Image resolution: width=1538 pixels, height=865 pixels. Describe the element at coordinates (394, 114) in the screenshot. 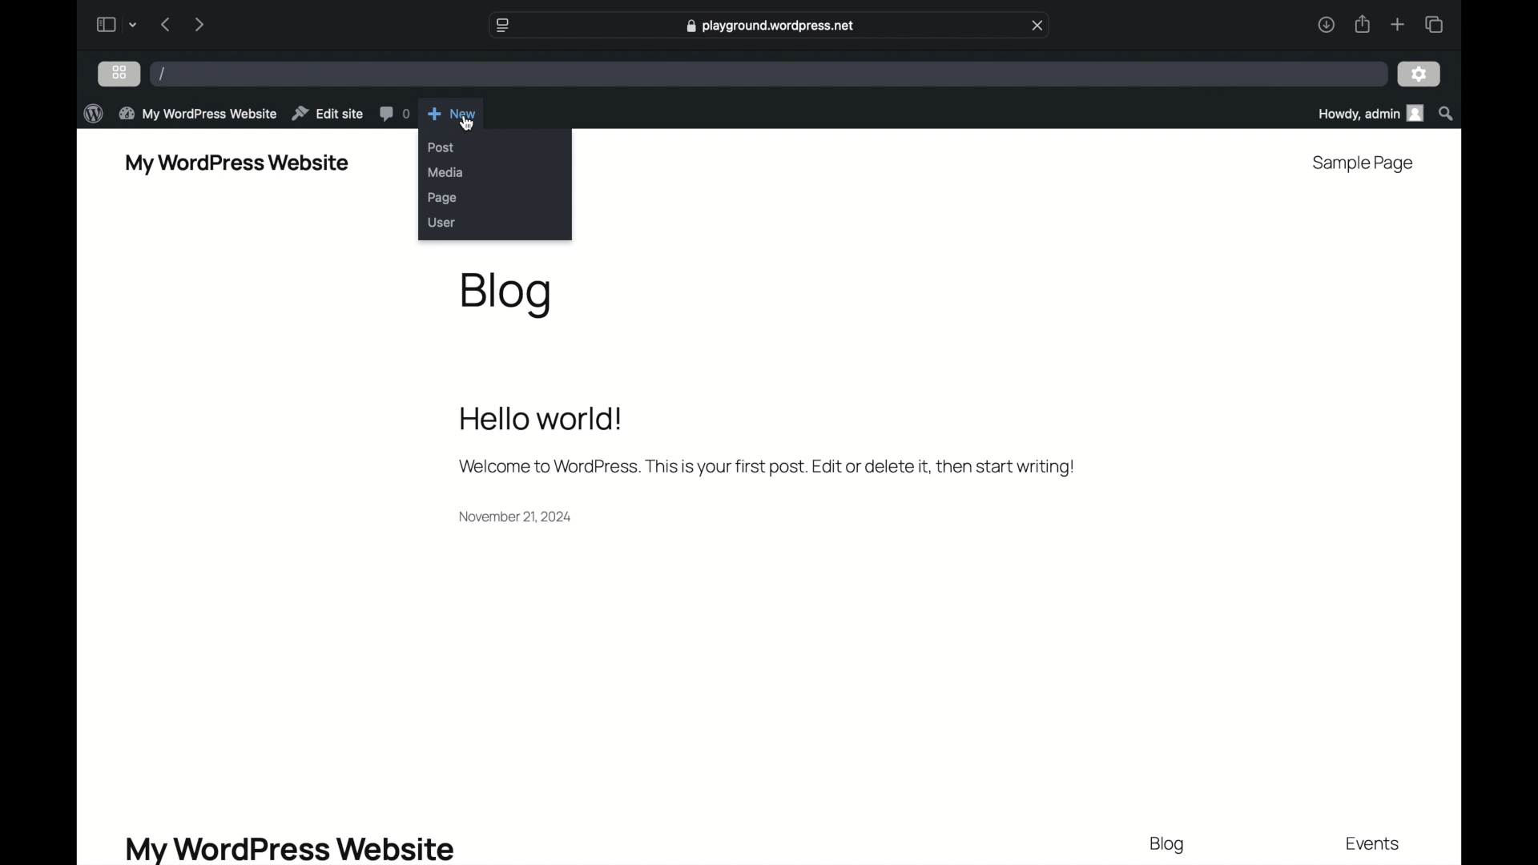

I see `comments` at that location.